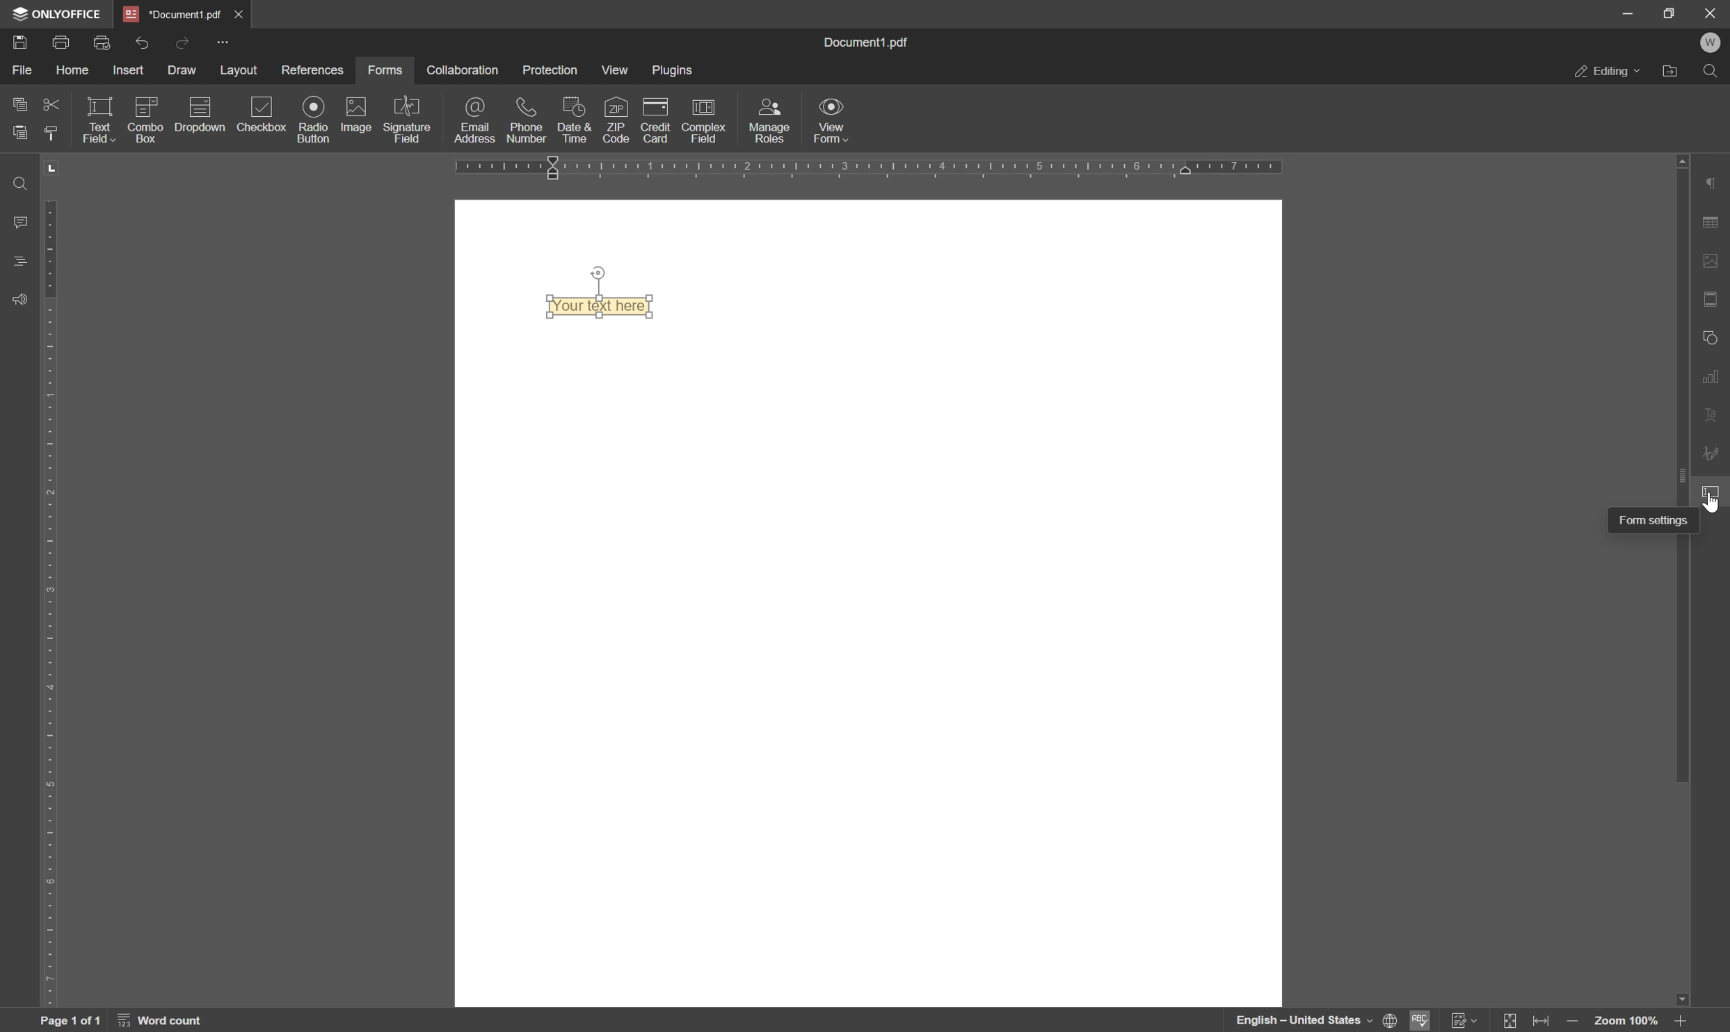  What do you see at coordinates (832, 122) in the screenshot?
I see `view form` at bounding box center [832, 122].